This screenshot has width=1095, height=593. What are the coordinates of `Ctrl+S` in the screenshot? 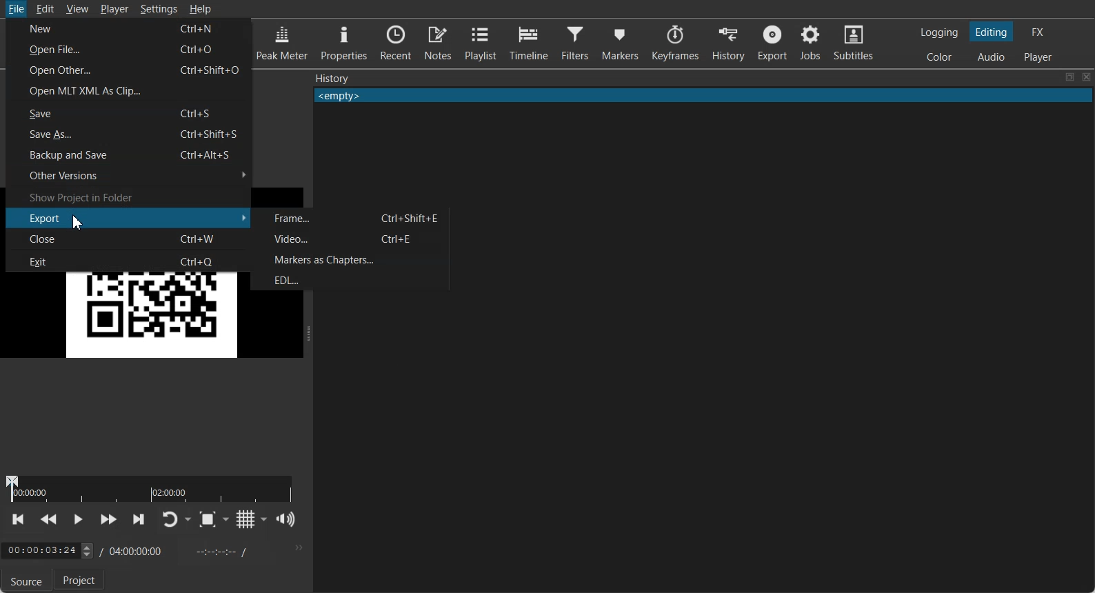 It's located at (201, 114).